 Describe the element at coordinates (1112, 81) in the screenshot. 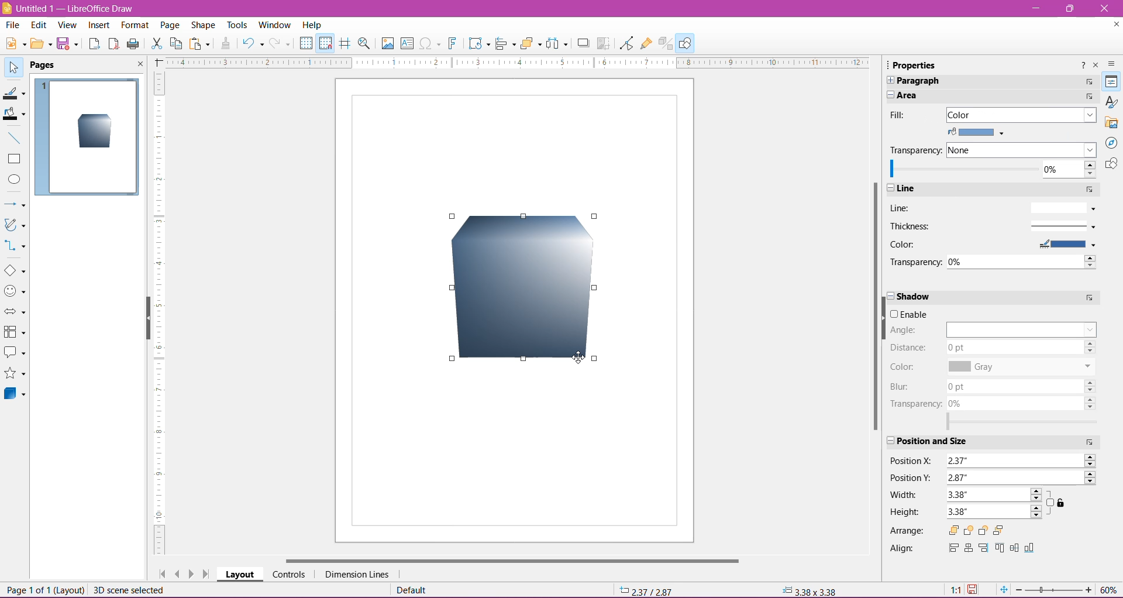

I see `Properties` at that location.